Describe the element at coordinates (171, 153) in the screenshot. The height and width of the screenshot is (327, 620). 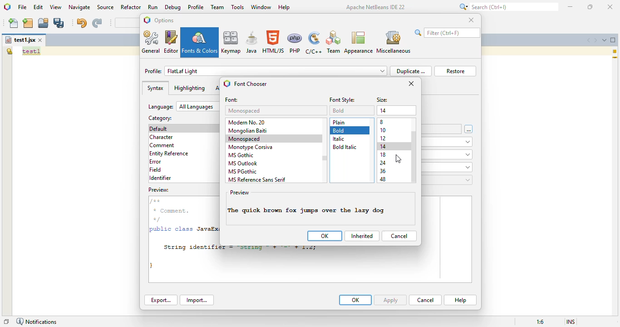
I see `entity reference` at that location.